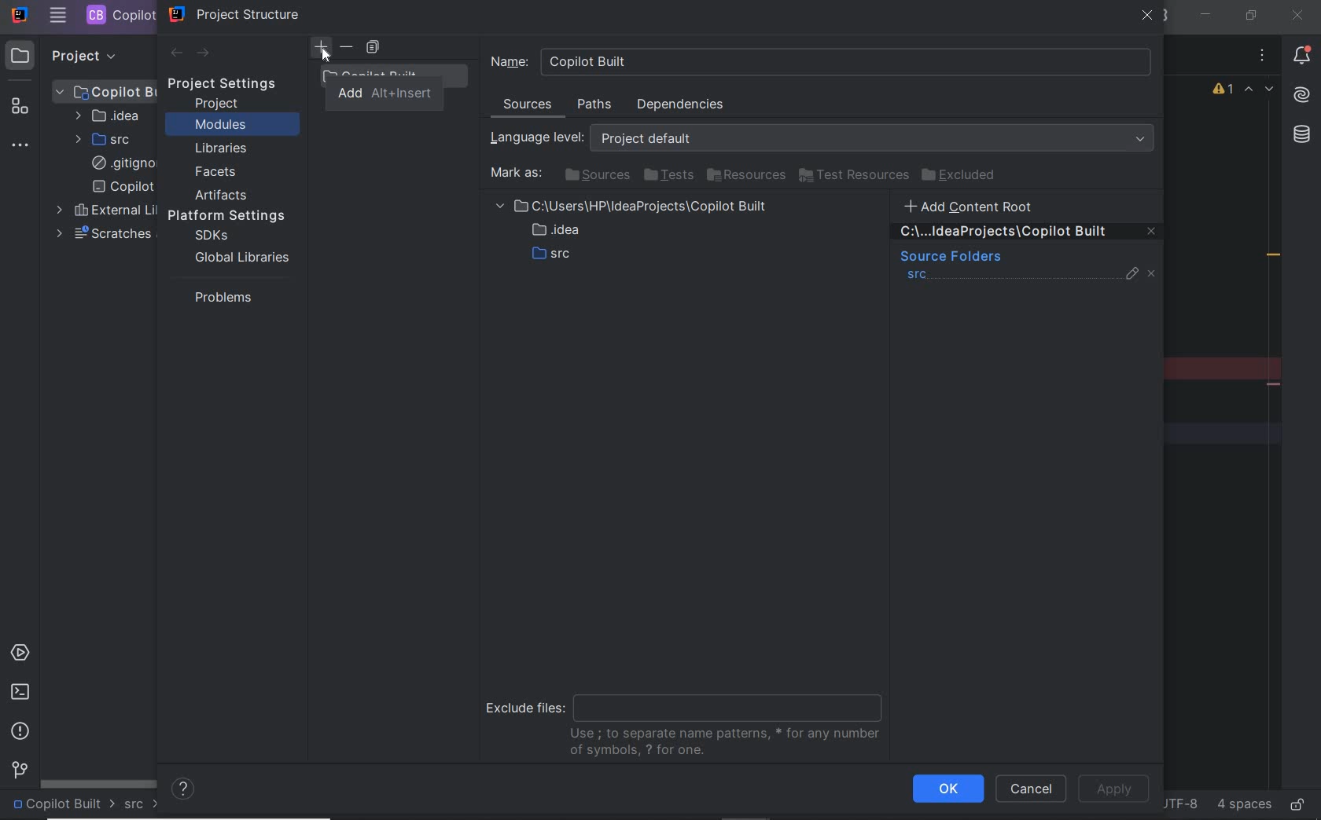 The width and height of the screenshot is (1321, 820). I want to click on Name, so click(822, 61).